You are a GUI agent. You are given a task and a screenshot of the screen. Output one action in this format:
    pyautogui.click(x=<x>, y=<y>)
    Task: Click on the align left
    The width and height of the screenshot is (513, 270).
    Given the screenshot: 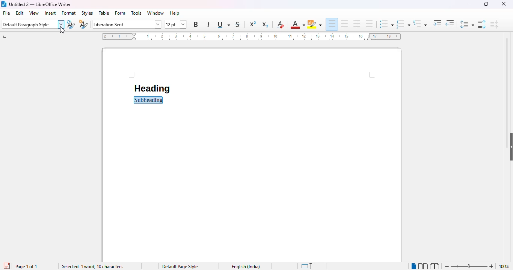 What is the action you would take?
    pyautogui.click(x=332, y=24)
    